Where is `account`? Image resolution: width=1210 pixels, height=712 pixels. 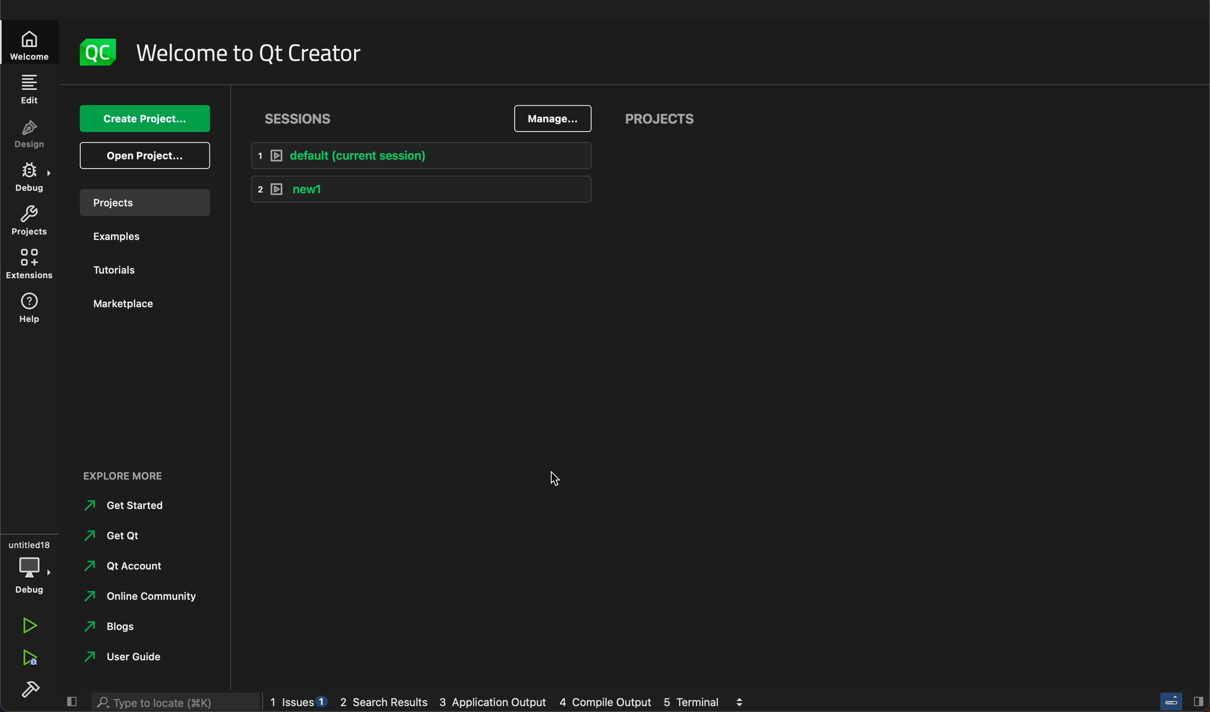 account is located at coordinates (130, 565).